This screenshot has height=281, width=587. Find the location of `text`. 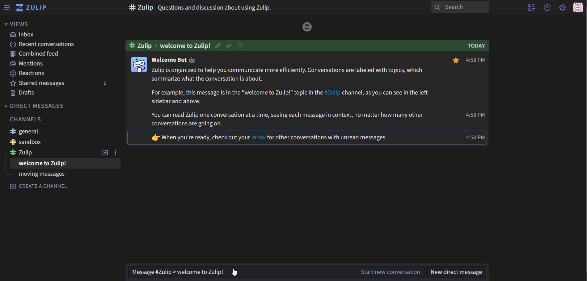

text is located at coordinates (37, 165).